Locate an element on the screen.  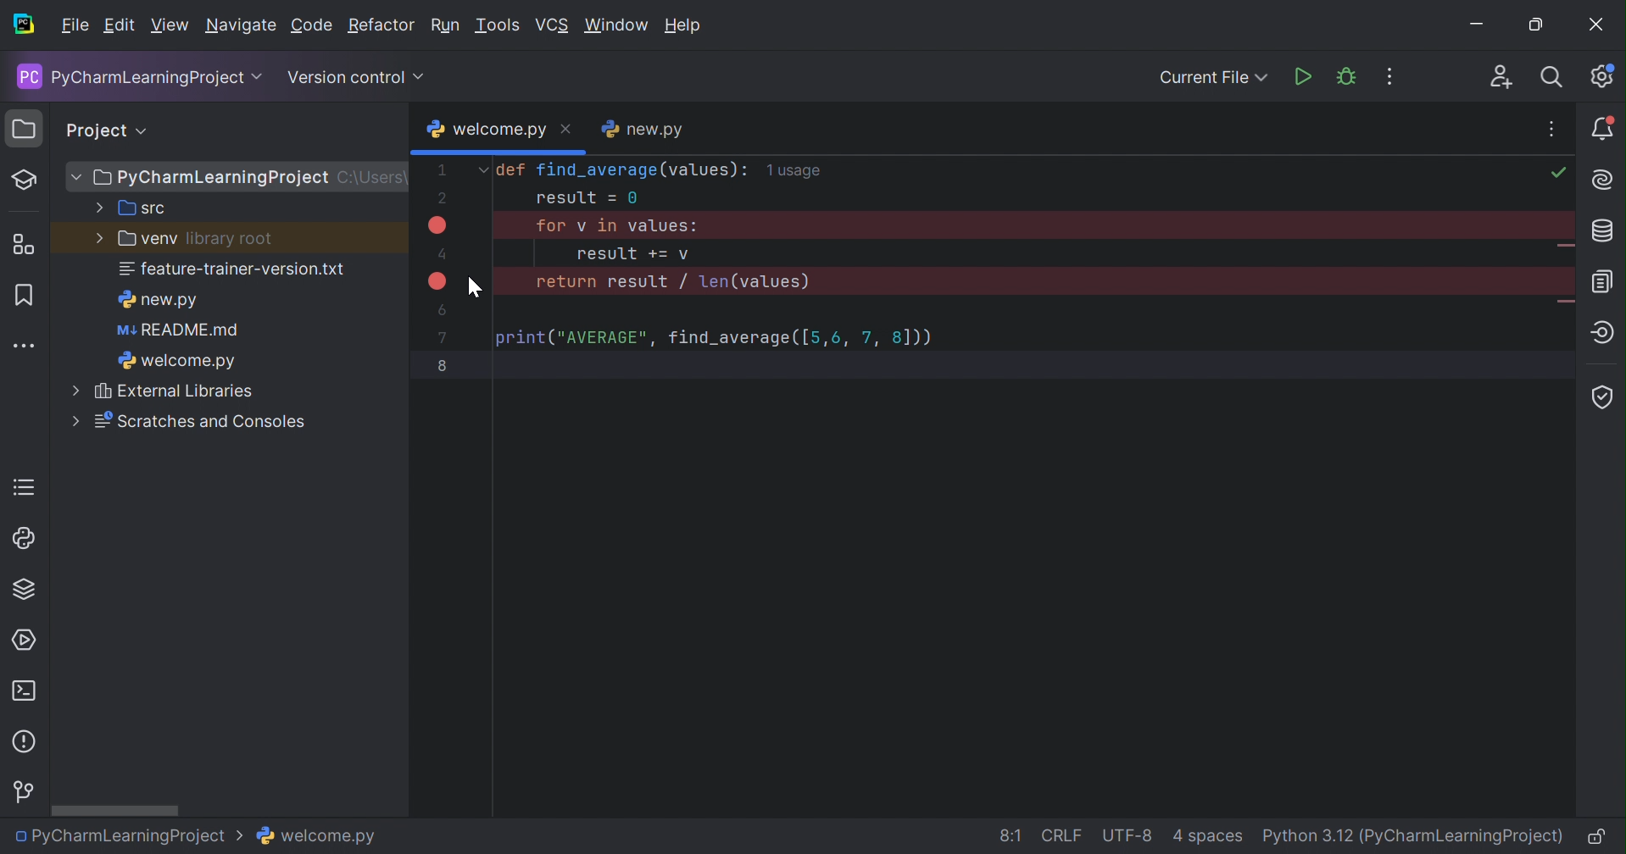
PyCharmLearningProject is located at coordinates (134, 78).